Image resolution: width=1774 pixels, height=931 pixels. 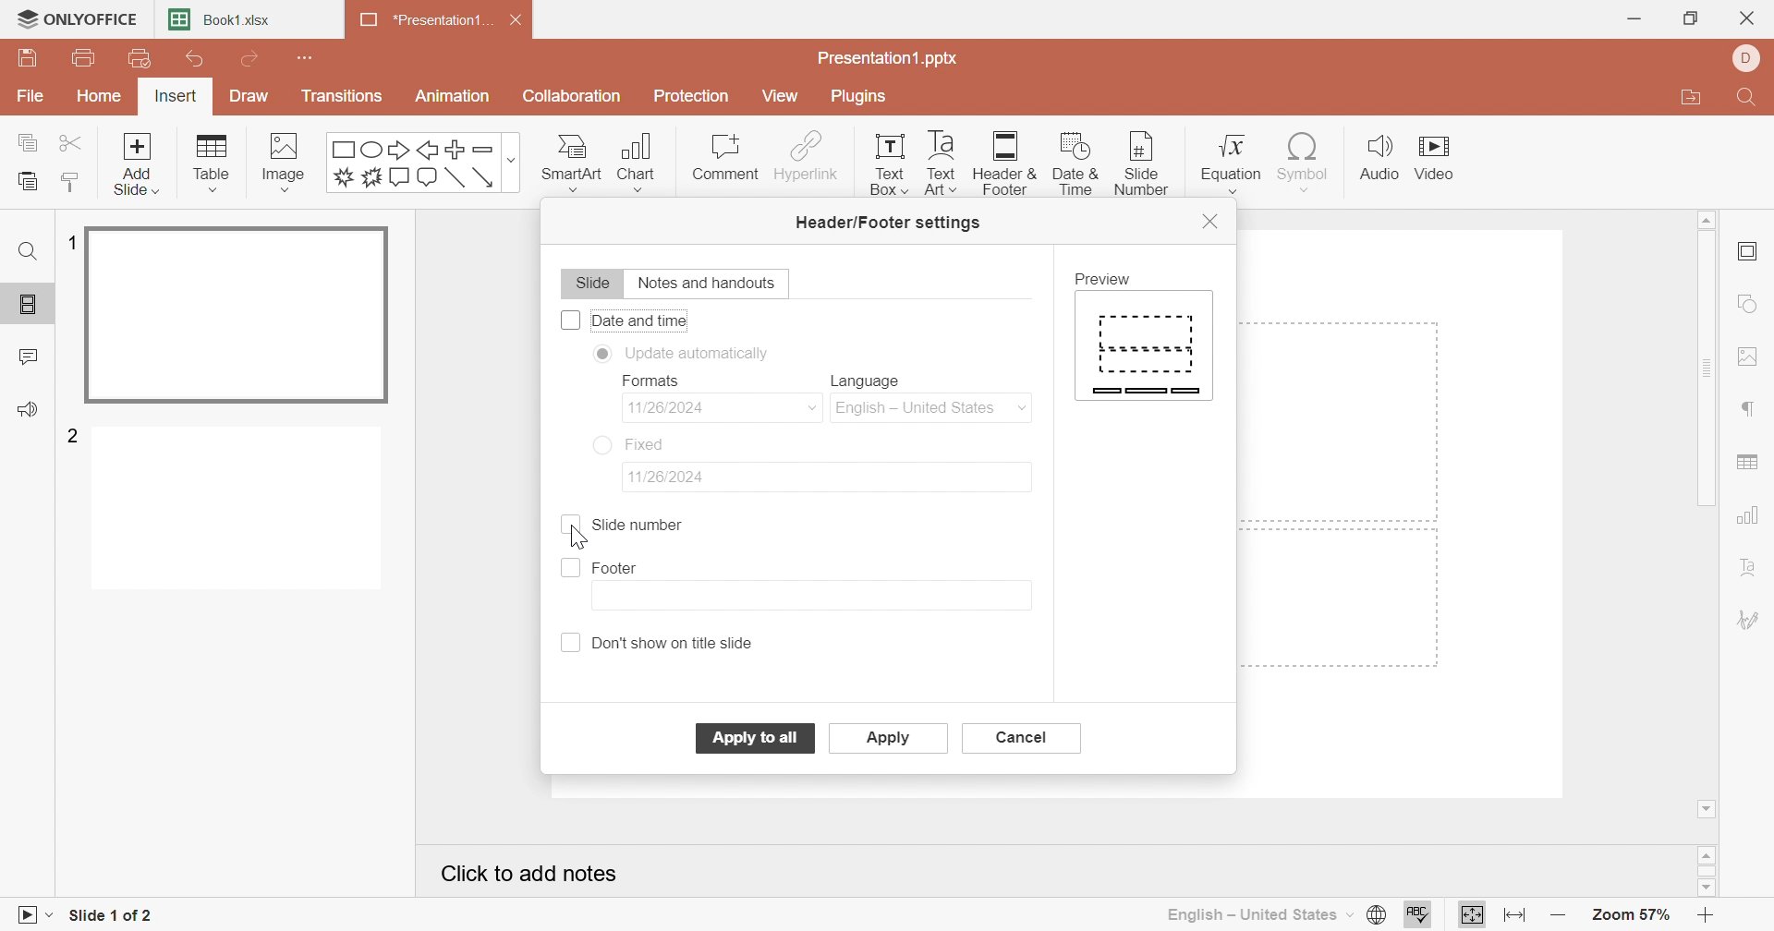 What do you see at coordinates (71, 182) in the screenshot?
I see `Copy Style` at bounding box center [71, 182].